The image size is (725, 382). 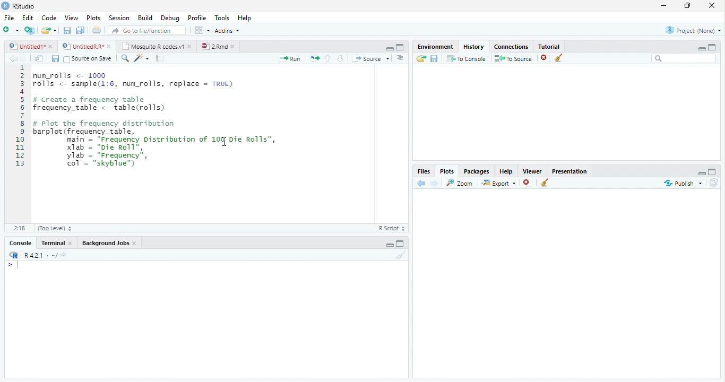 I want to click on Profile, so click(x=198, y=18).